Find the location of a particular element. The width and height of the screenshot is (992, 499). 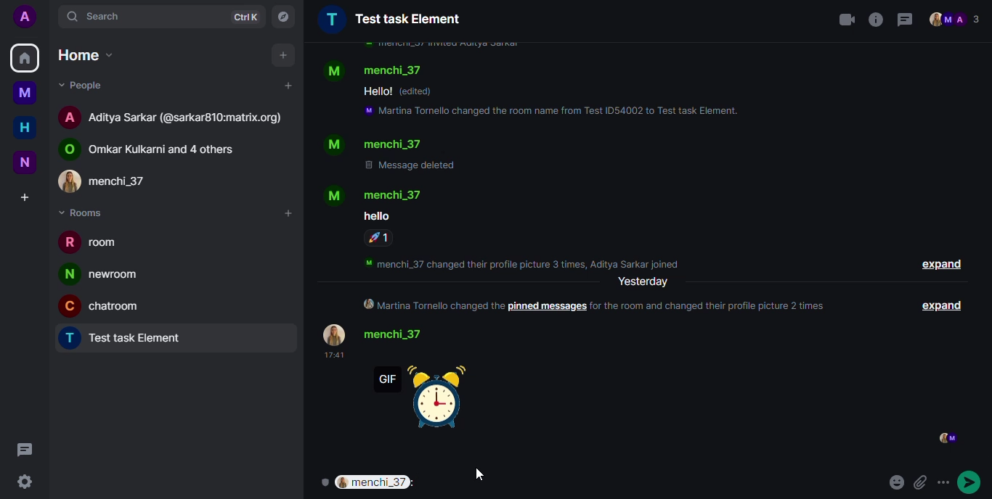

encryption is located at coordinates (322, 481).